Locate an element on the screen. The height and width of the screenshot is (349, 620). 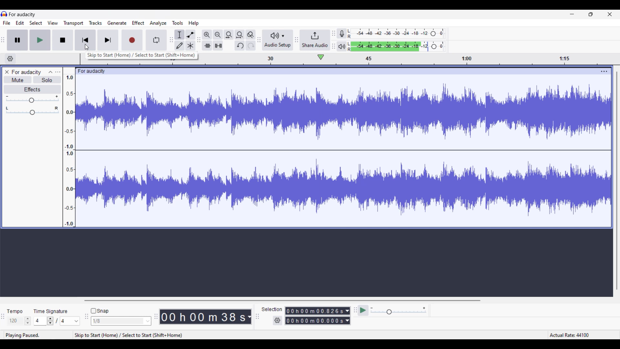
Tempo settings is located at coordinates (20, 321).